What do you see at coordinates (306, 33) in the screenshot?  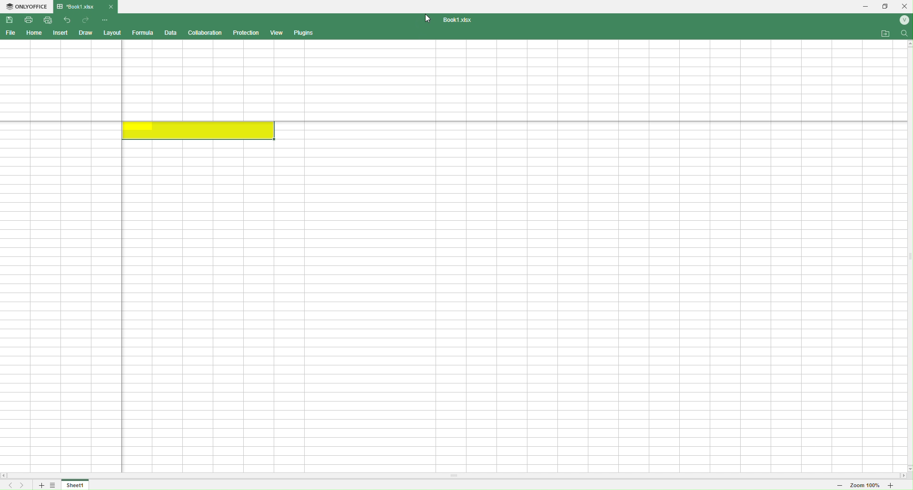 I see `Plugins` at bounding box center [306, 33].